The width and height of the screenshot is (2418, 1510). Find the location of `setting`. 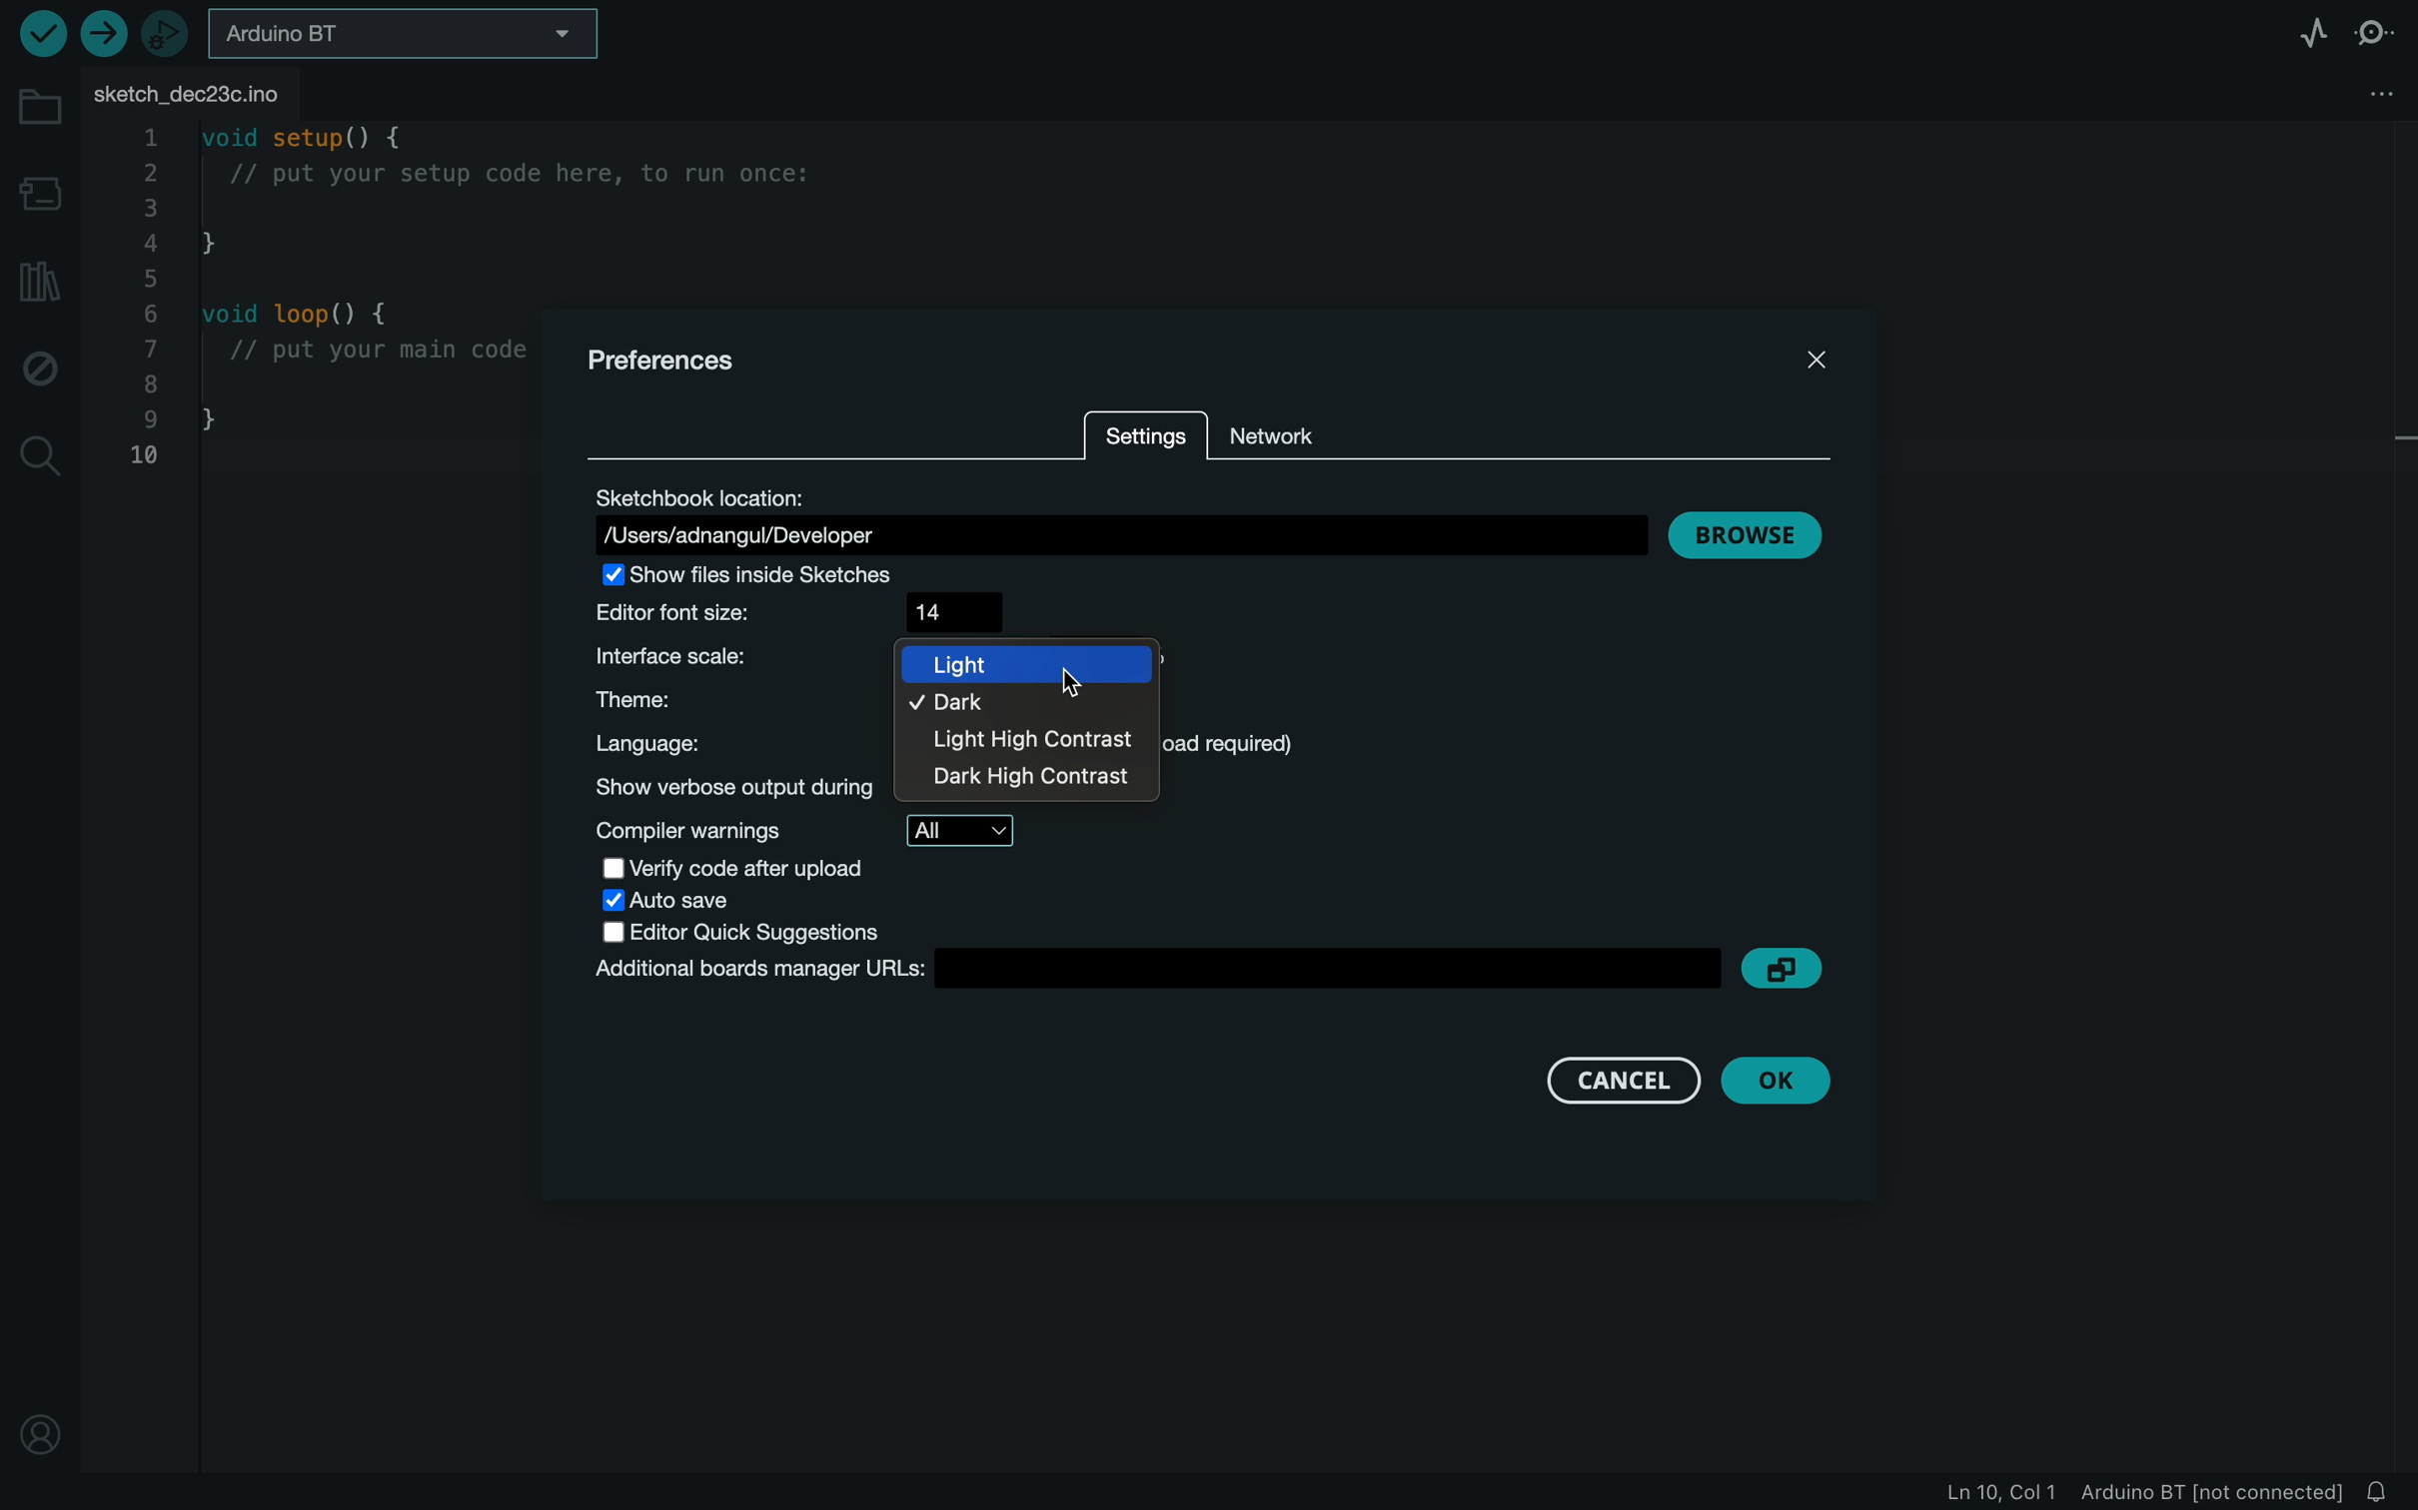

setting is located at coordinates (1148, 445).